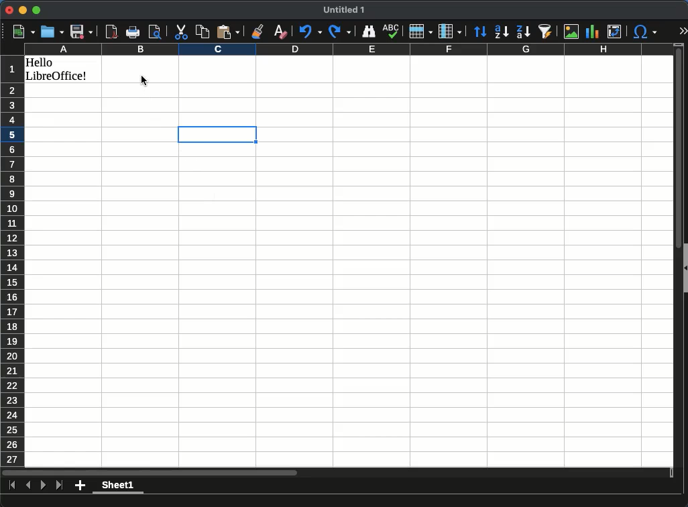  I want to click on Maximize, so click(36, 11).